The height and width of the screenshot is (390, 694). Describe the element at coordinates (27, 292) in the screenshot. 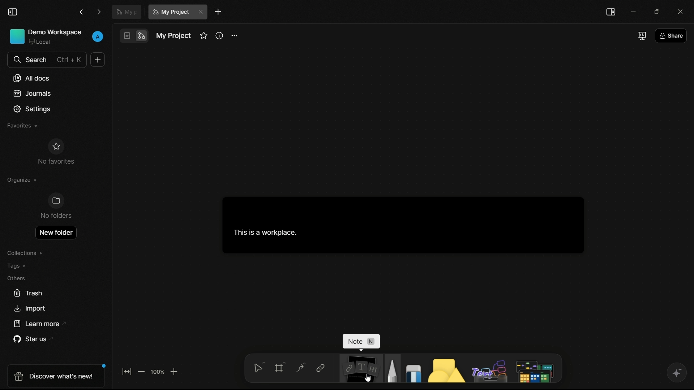

I see `trash` at that location.